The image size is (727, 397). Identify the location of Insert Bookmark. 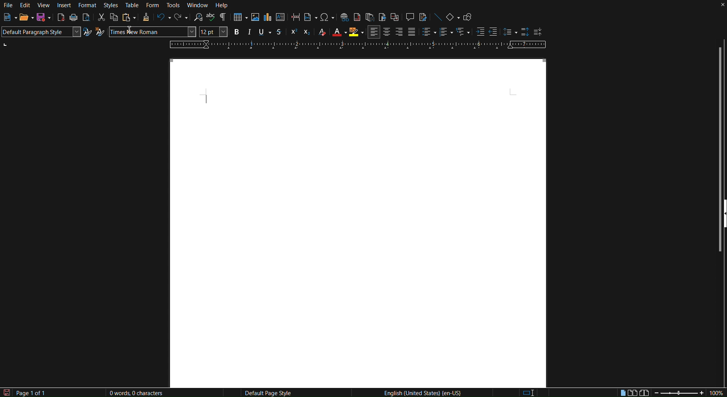
(382, 18).